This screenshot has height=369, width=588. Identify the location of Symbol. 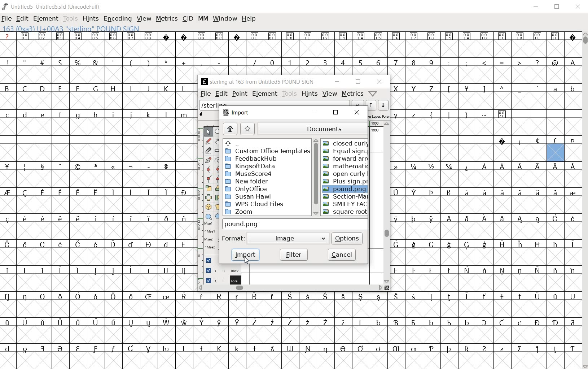
(326, 36).